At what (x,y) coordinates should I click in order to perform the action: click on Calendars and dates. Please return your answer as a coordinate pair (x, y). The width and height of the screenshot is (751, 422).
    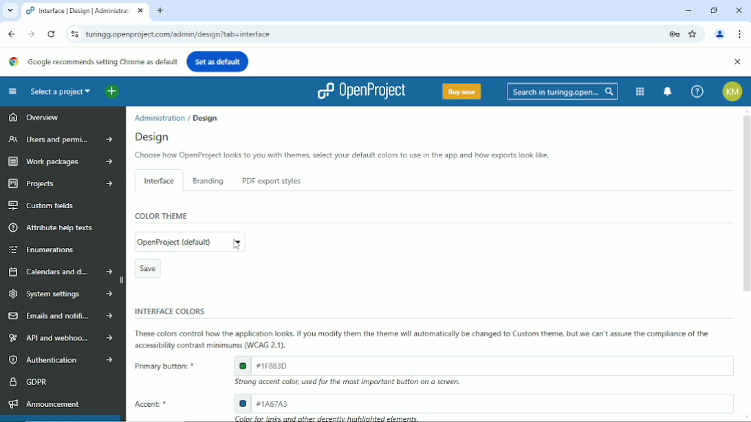
    Looking at the image, I should click on (60, 270).